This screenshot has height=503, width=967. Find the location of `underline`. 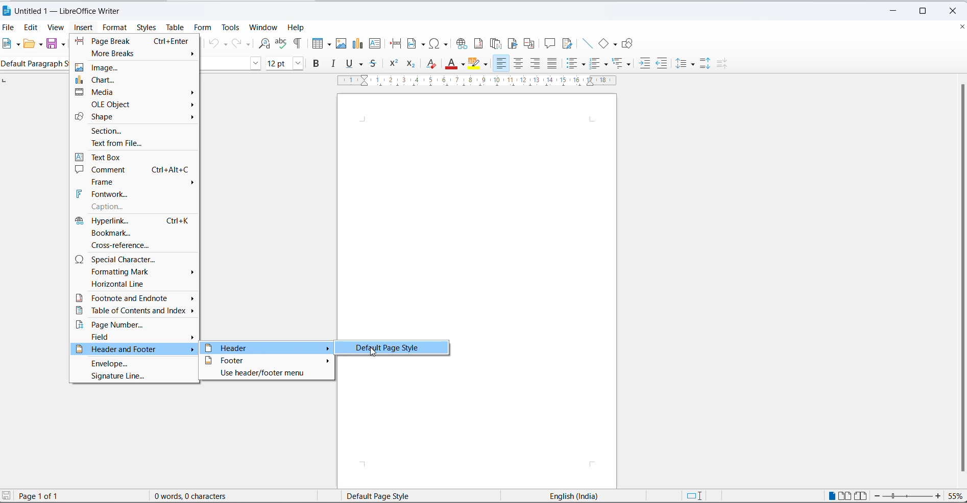

underline is located at coordinates (348, 64).